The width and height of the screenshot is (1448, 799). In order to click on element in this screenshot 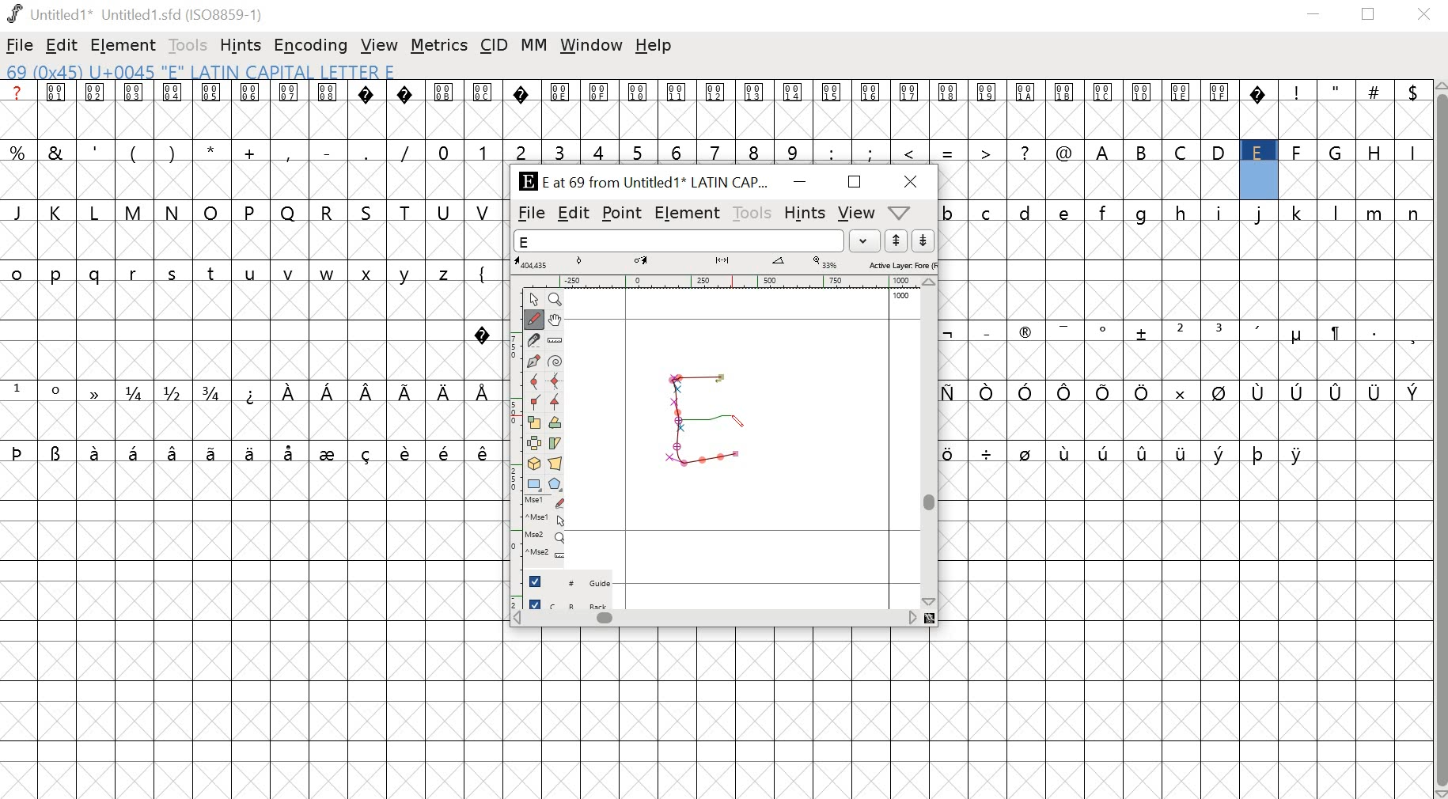, I will do `click(120, 44)`.